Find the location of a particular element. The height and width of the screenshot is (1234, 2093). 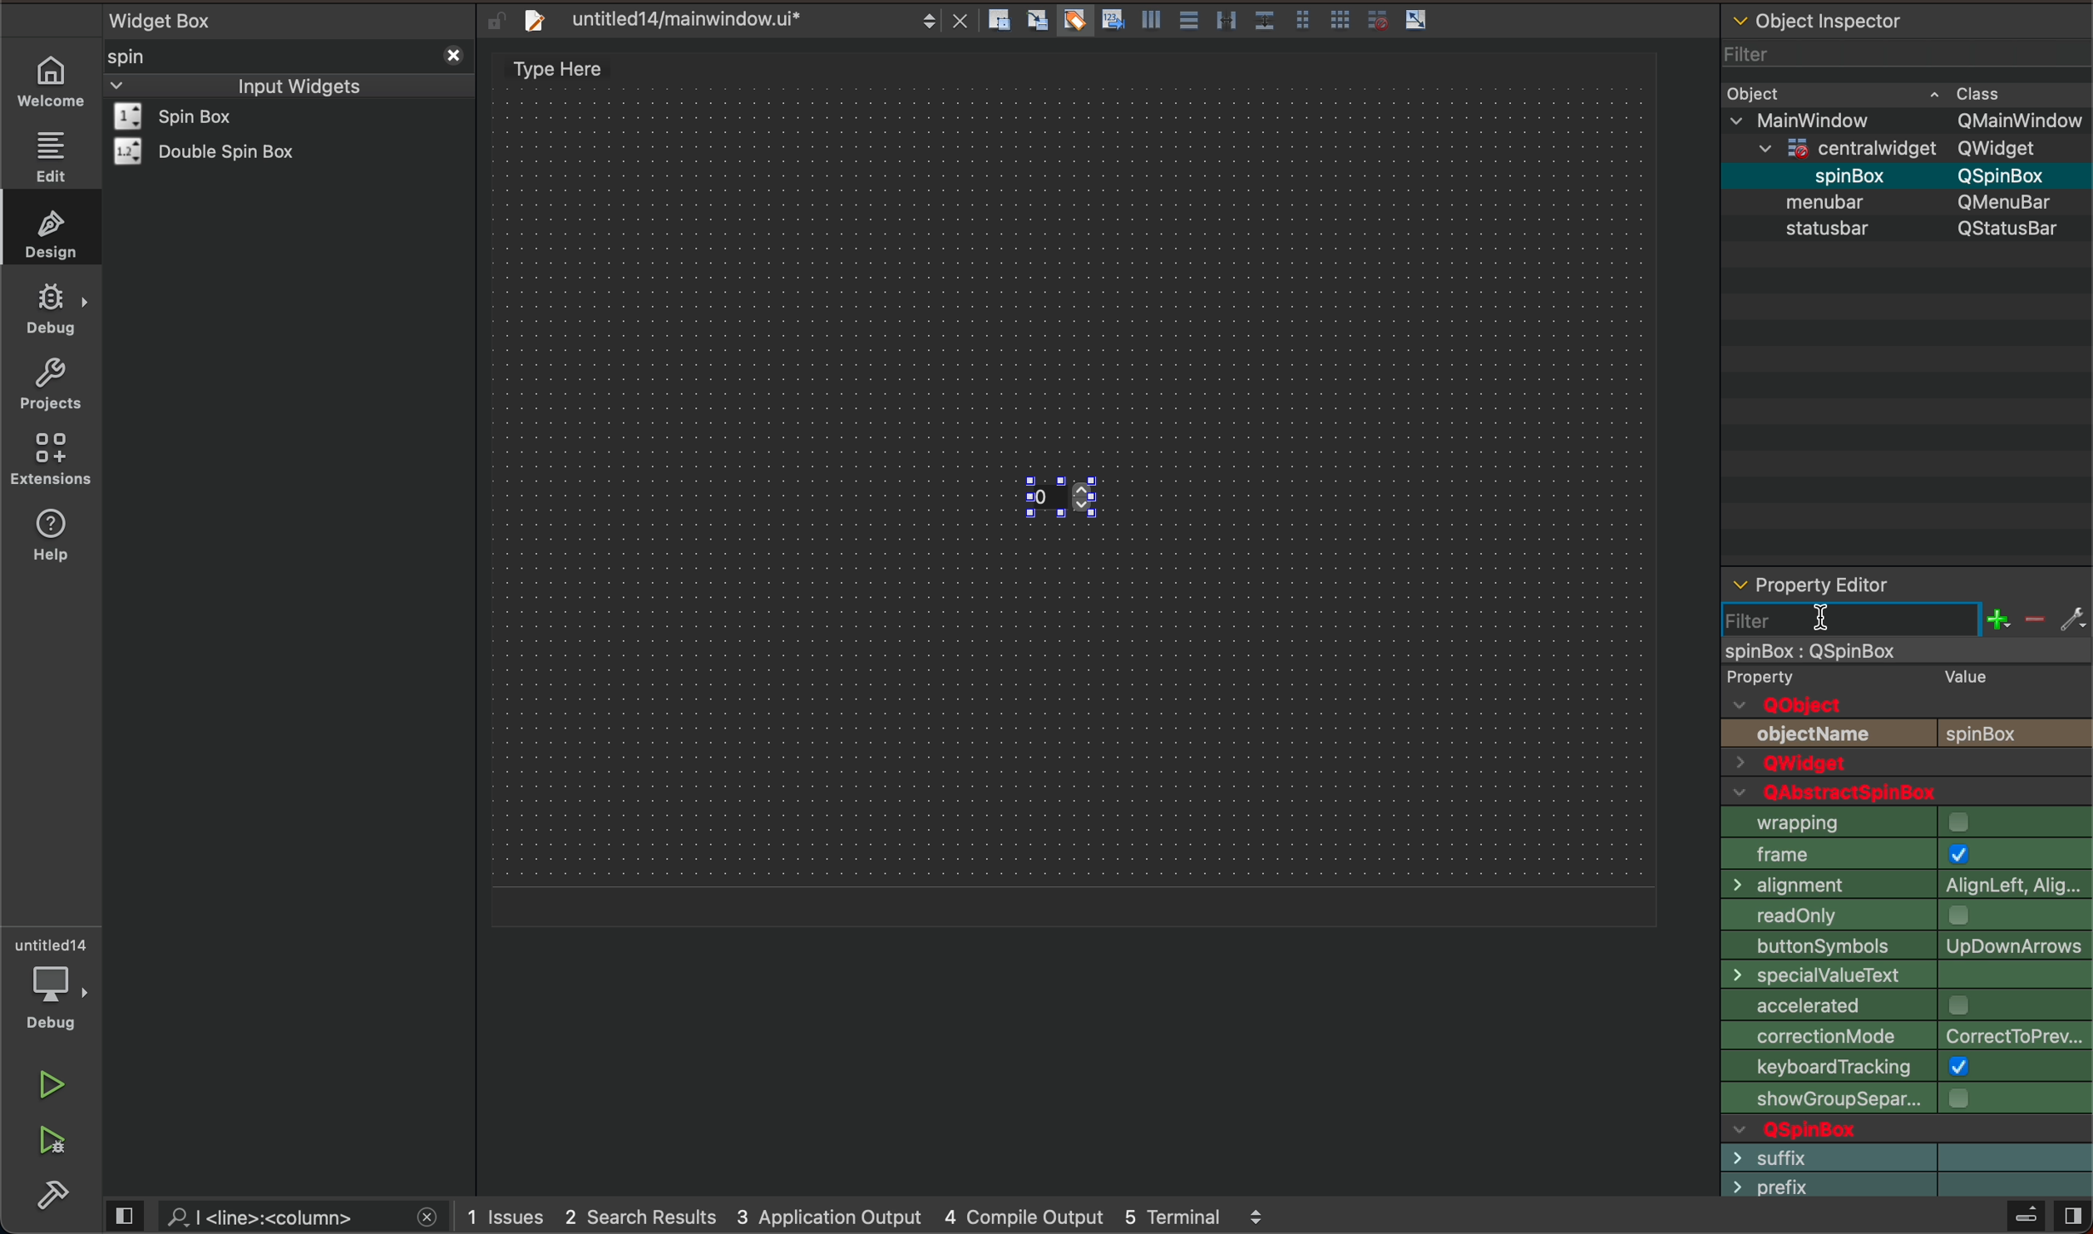

toolbutton style is located at coordinates (1905, 848).